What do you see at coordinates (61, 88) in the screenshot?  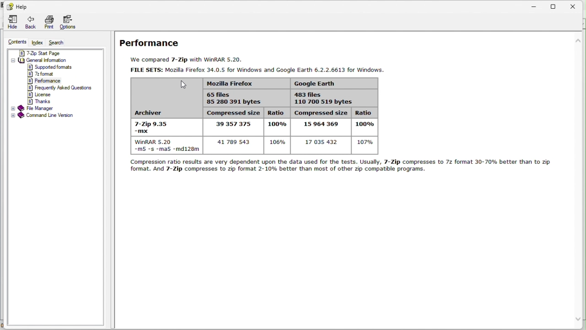 I see `Frequently asked questions` at bounding box center [61, 88].